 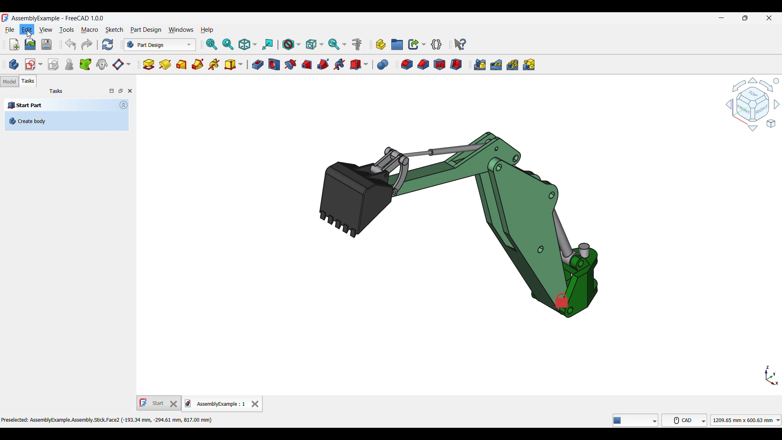 I want to click on Navigation, so click(x=752, y=104).